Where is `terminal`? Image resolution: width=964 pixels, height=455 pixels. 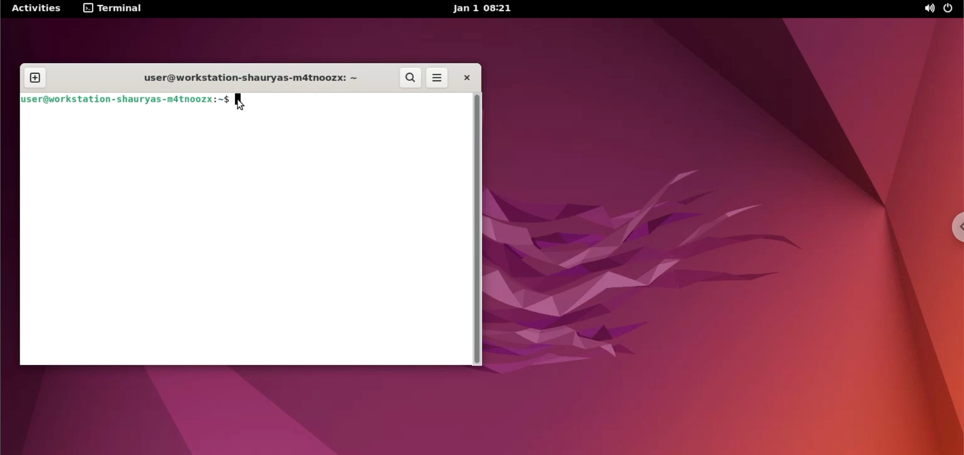
terminal is located at coordinates (115, 9).